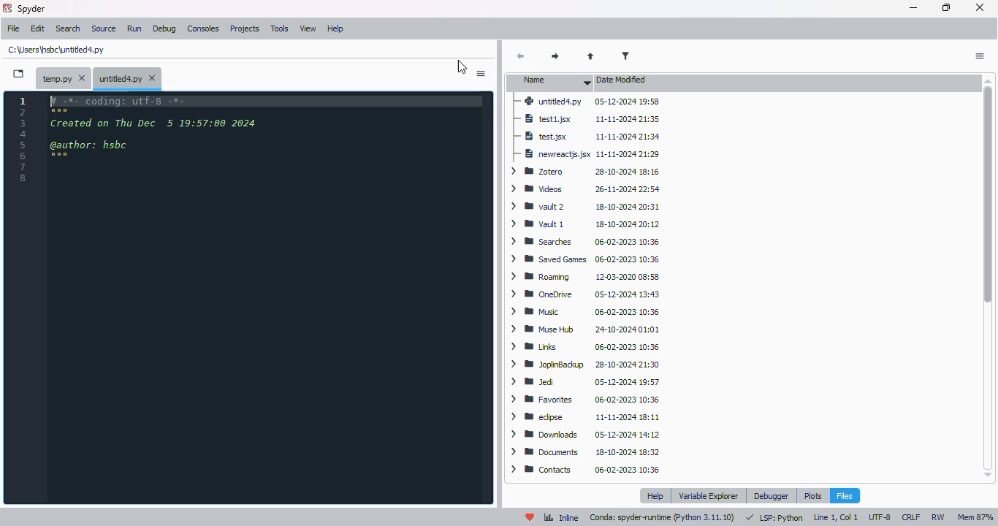 The width and height of the screenshot is (998, 526). Describe the element at coordinates (587, 403) in the screenshot. I see `JoplinBackup` at that location.